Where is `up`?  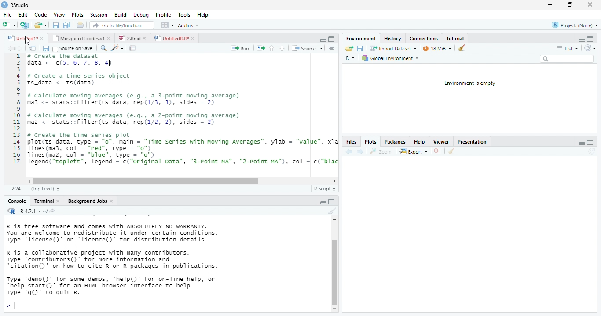 up is located at coordinates (272, 48).